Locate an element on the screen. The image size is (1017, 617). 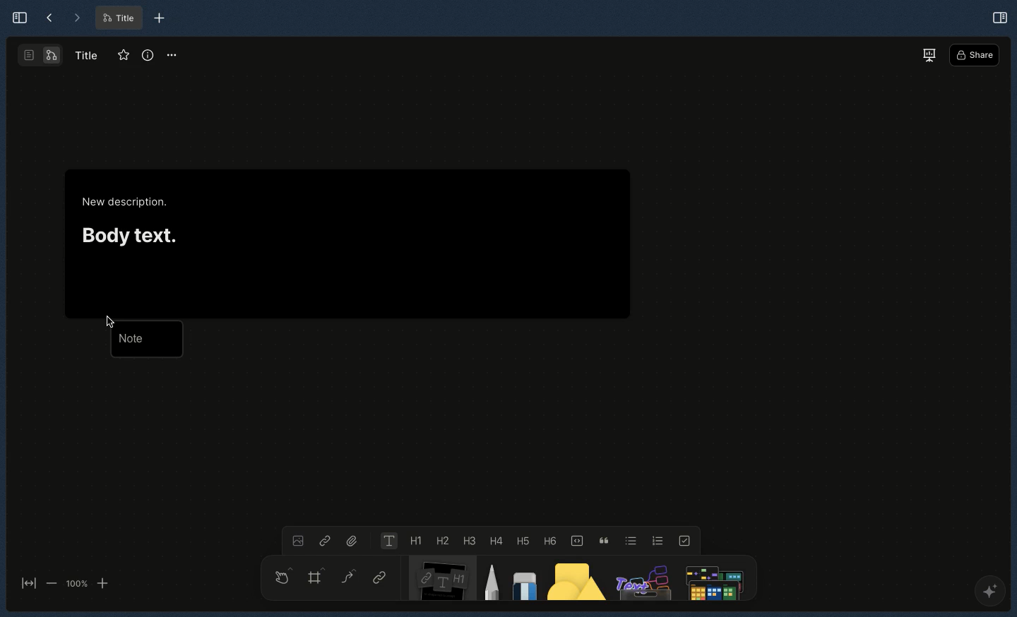
Share is located at coordinates (975, 56).